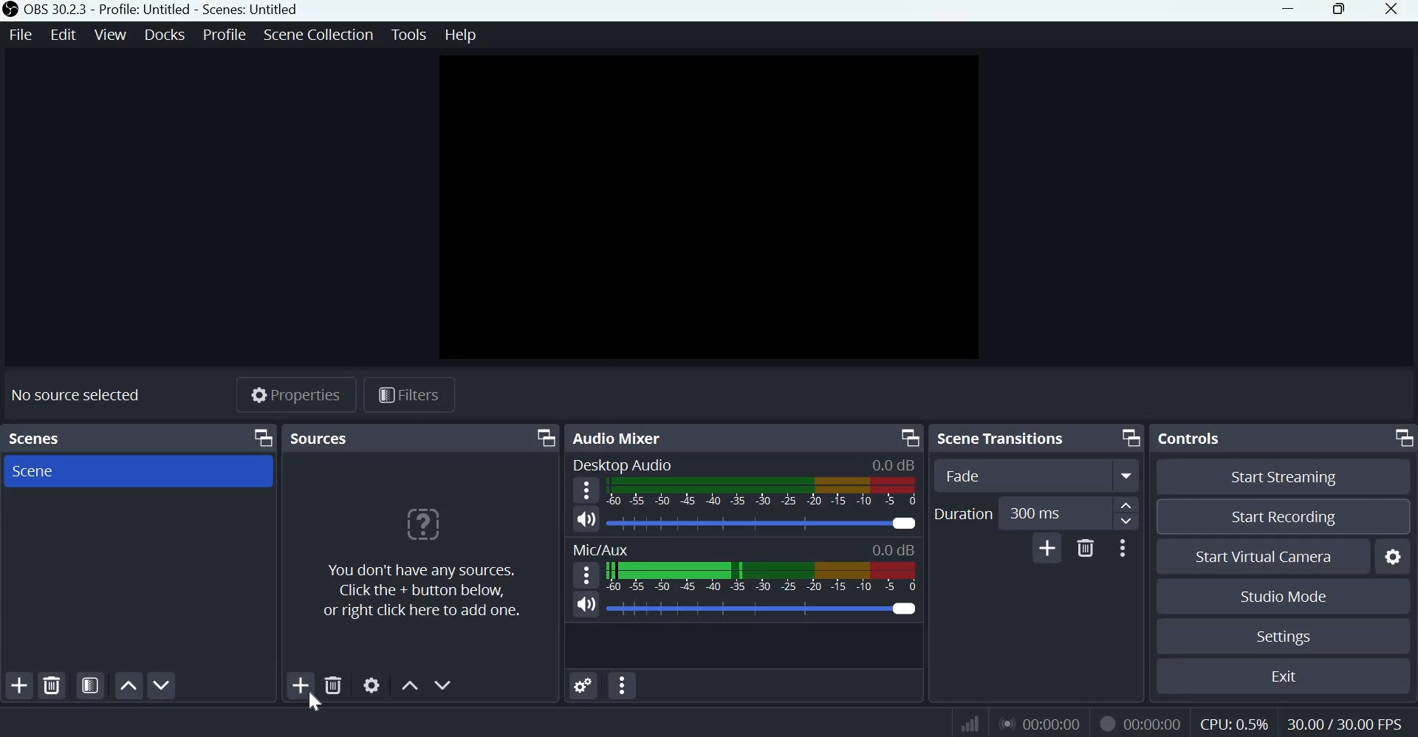 This screenshot has width=1418, height=737. I want to click on Volume Meter, so click(763, 577).